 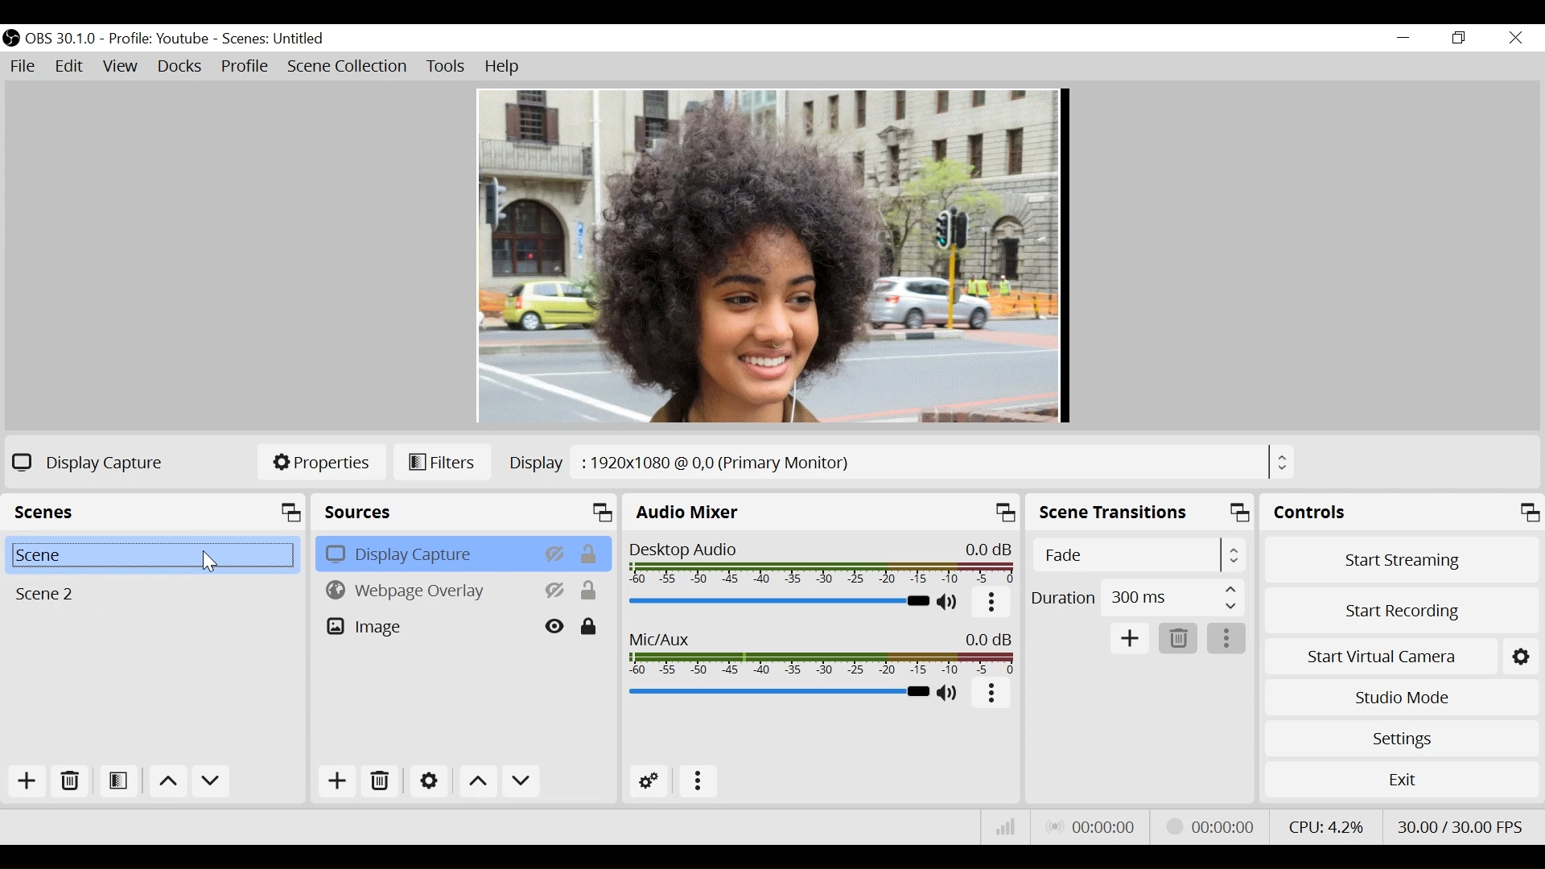 What do you see at coordinates (426, 553) in the screenshot?
I see `Display Capture` at bounding box center [426, 553].